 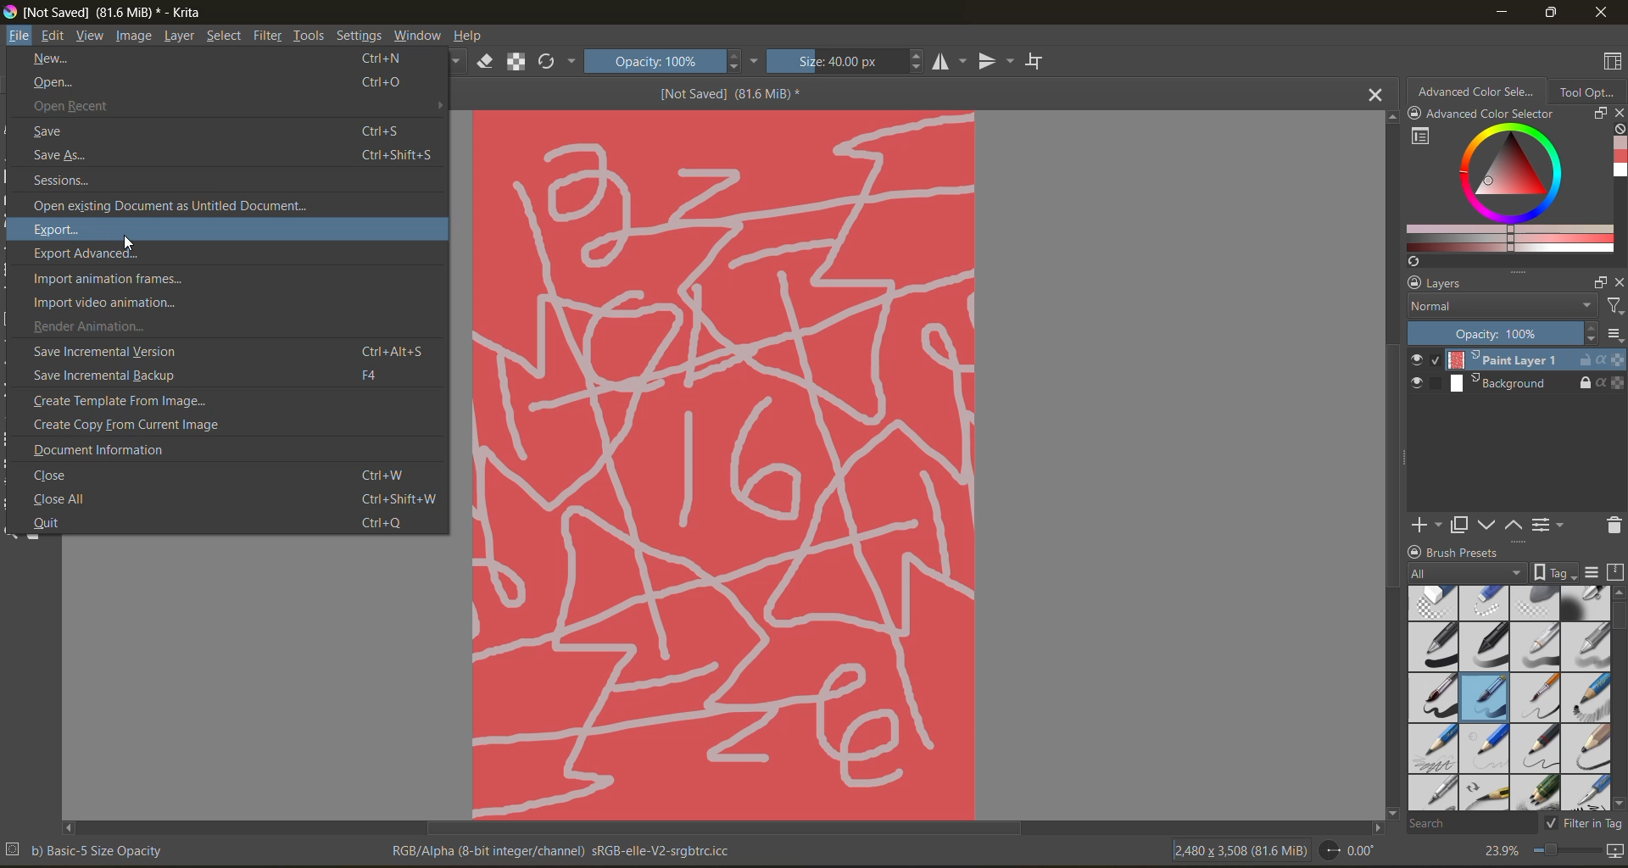 What do you see at coordinates (212, 375) in the screenshot?
I see `save incremental backup` at bounding box center [212, 375].